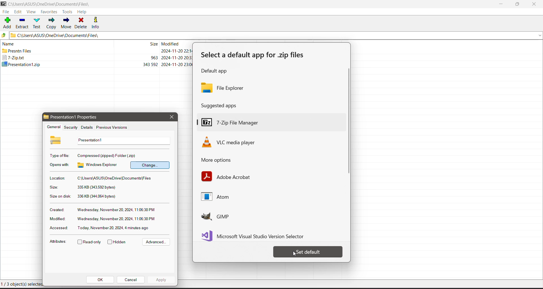  Describe the element at coordinates (19, 12) in the screenshot. I see `Edit` at that location.